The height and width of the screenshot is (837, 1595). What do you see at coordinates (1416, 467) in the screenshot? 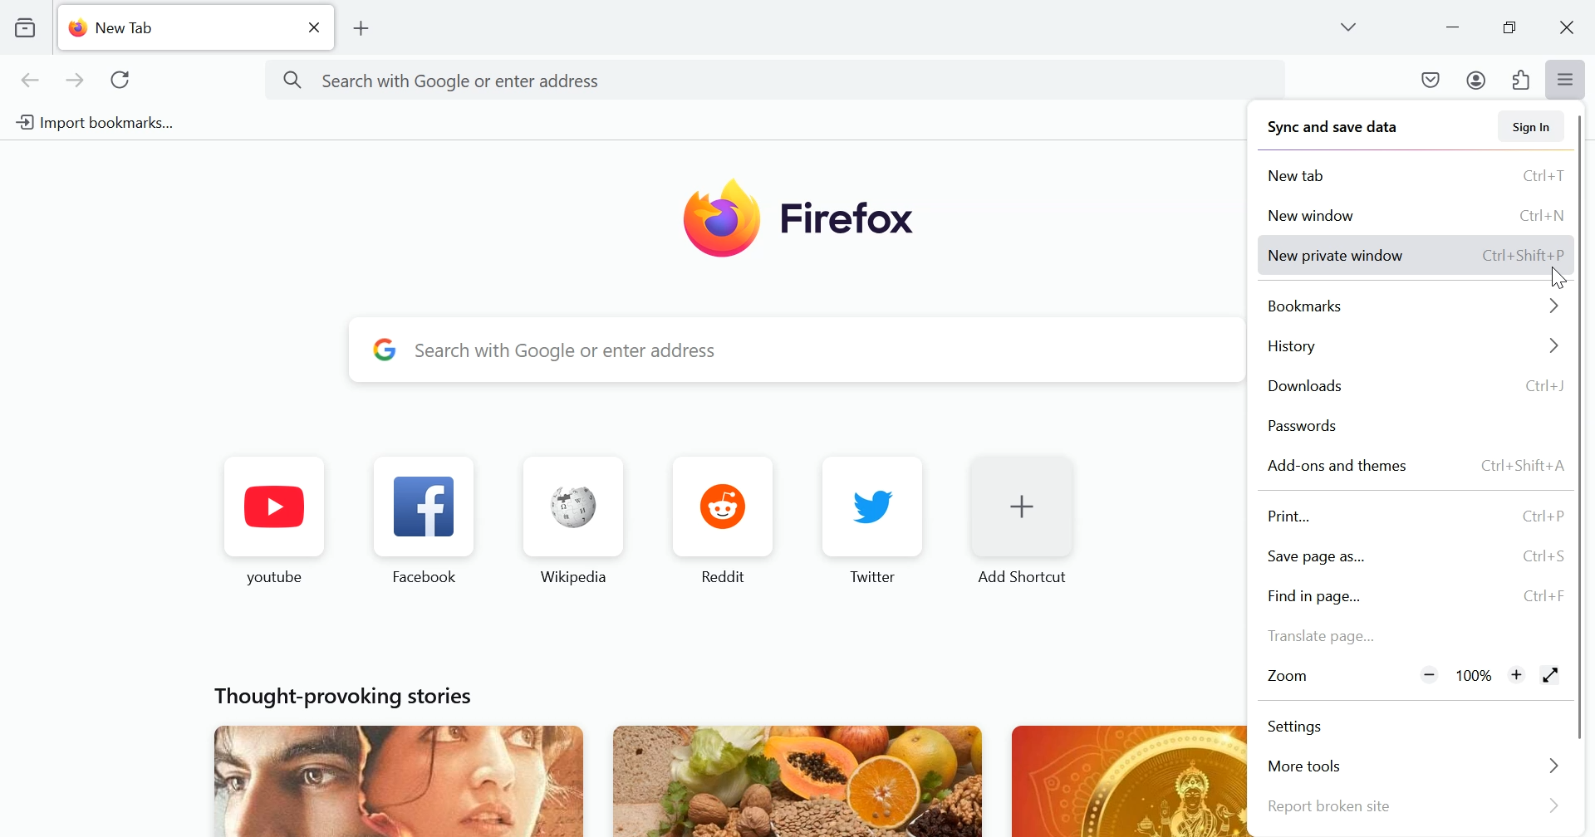
I see `add-ons and themes` at bounding box center [1416, 467].